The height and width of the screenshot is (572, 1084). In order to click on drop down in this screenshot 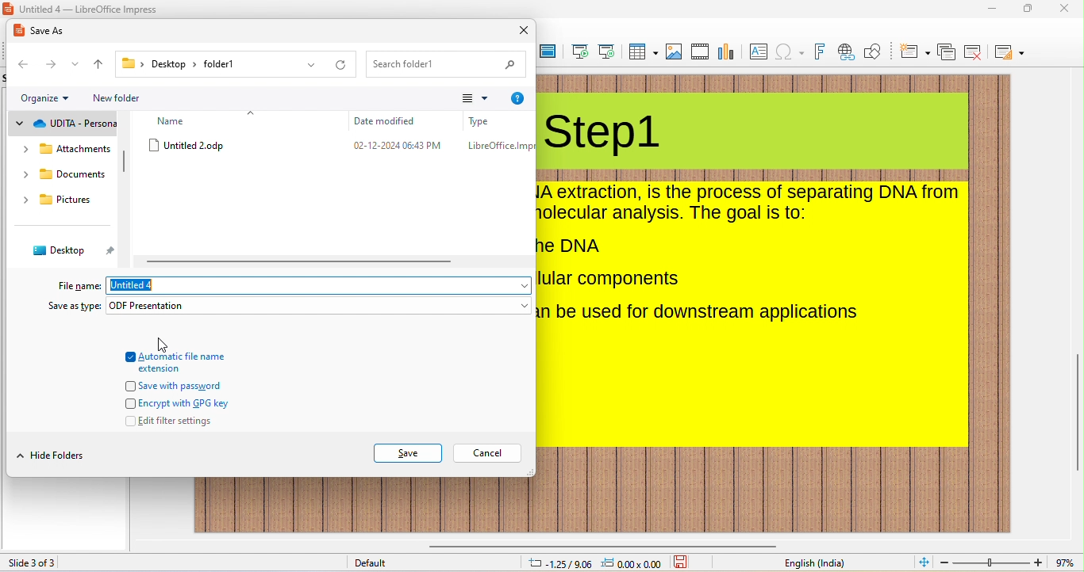, I will do `click(17, 456)`.